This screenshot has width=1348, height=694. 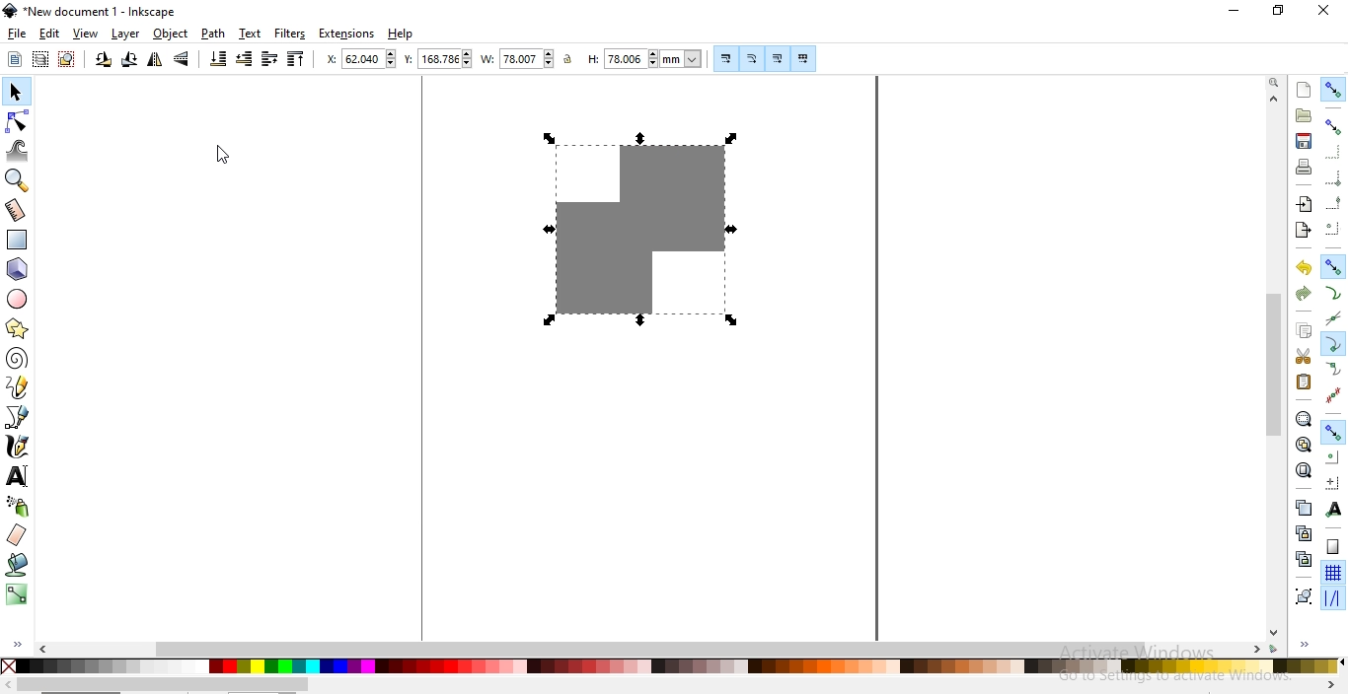 I want to click on snap guides, so click(x=1332, y=598).